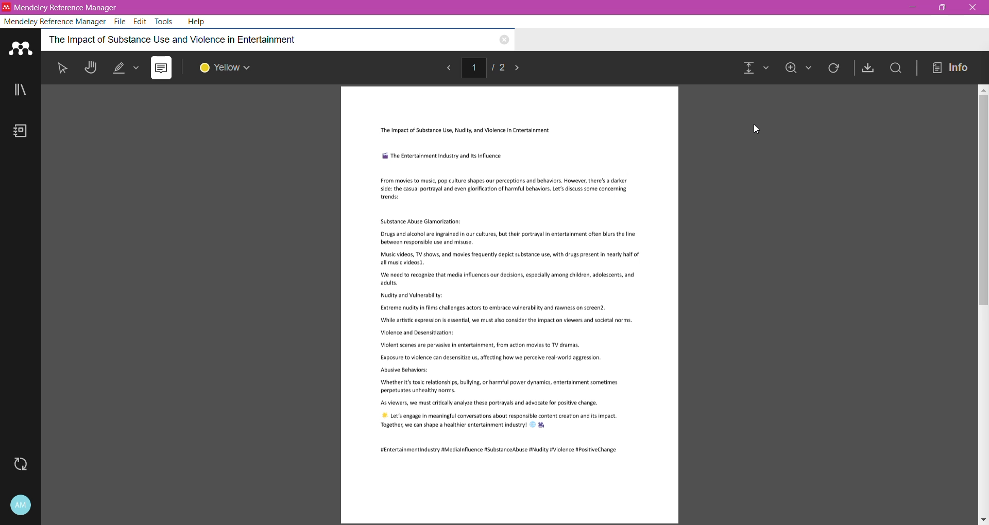 This screenshot has width=989, height=525. I want to click on , so click(94, 68).